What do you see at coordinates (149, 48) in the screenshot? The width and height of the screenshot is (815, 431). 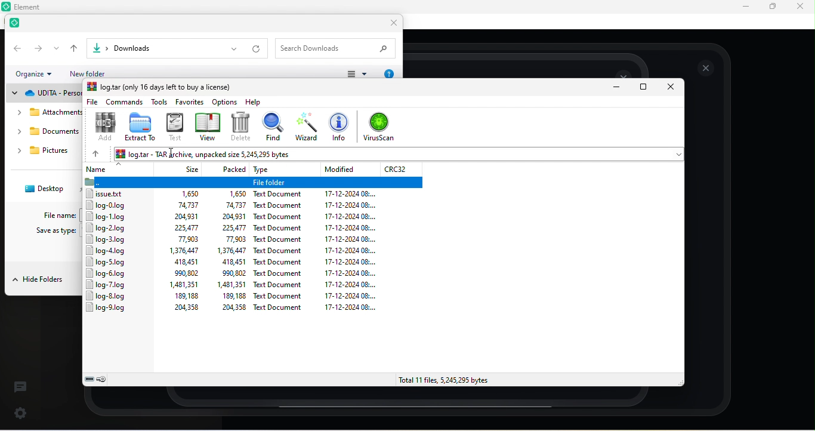 I see `file path` at bounding box center [149, 48].